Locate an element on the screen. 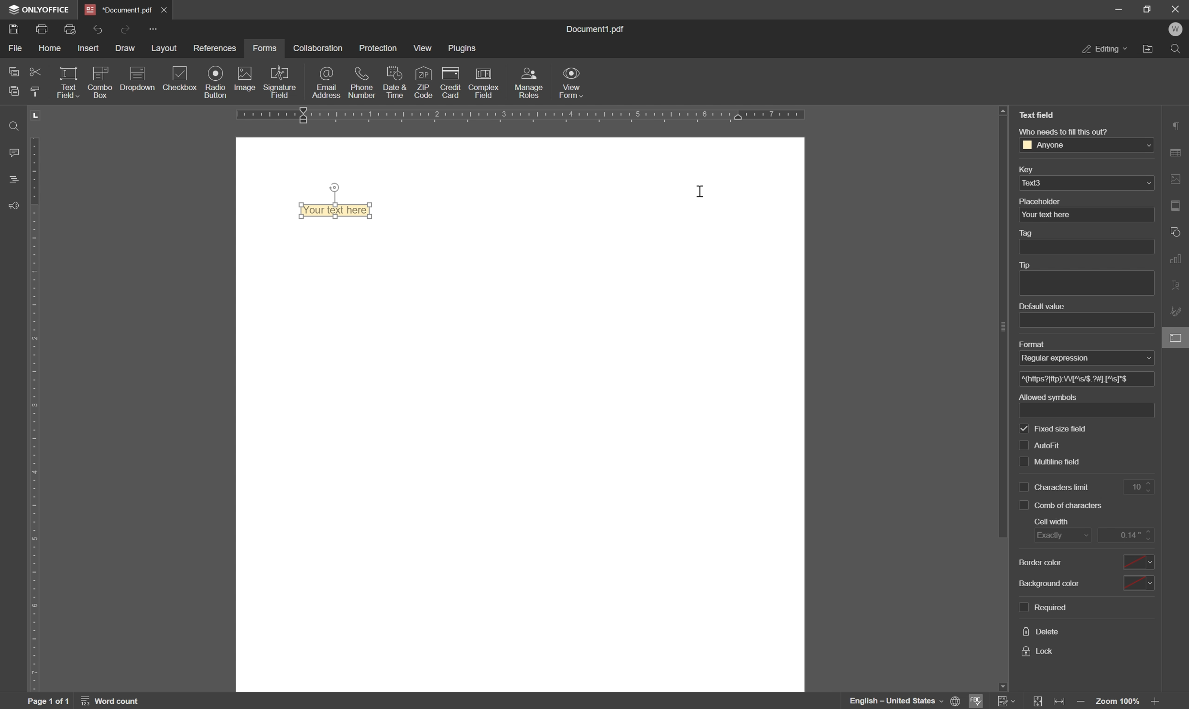 This screenshot has height=709, width=1189. word count is located at coordinates (113, 701).